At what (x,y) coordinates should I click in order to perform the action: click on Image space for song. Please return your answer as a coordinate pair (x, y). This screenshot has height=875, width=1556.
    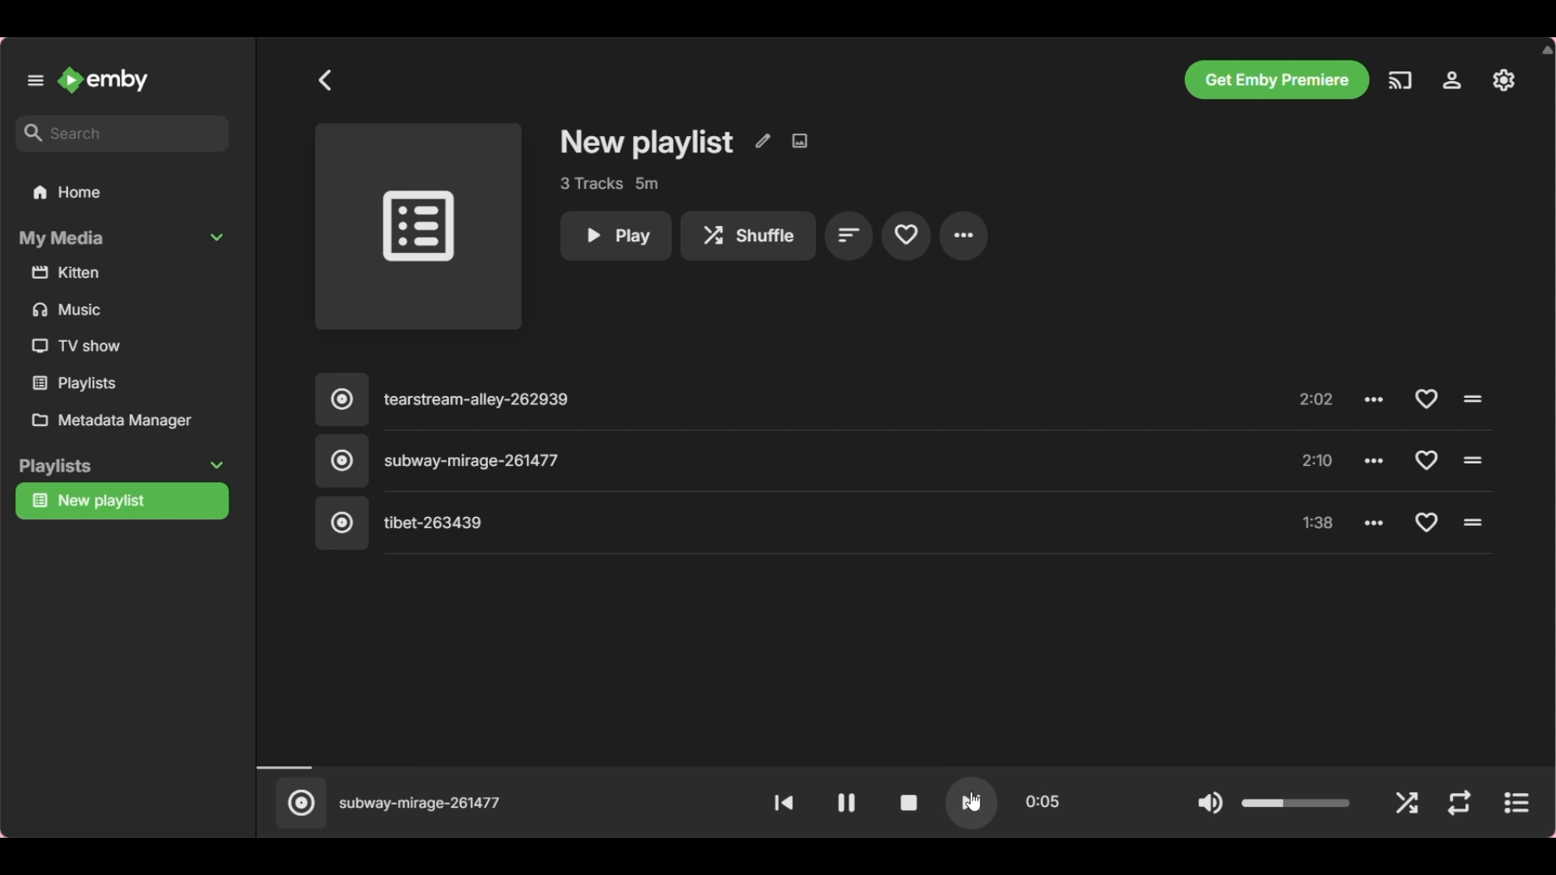
    Looking at the image, I should click on (419, 225).